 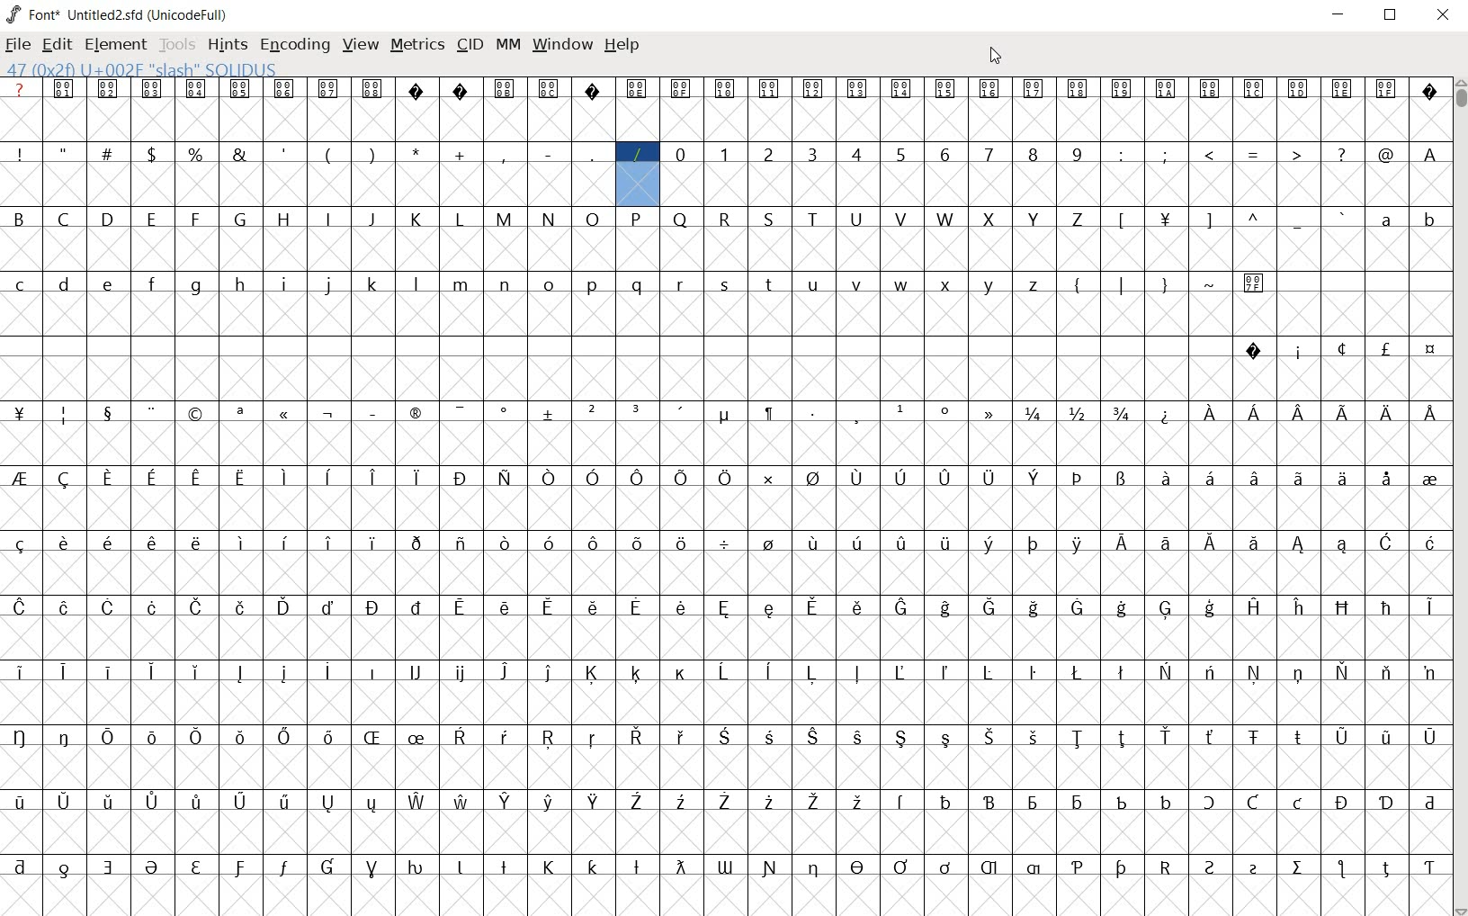 What do you see at coordinates (1386, 542) in the screenshot?
I see `glyph` at bounding box center [1386, 542].